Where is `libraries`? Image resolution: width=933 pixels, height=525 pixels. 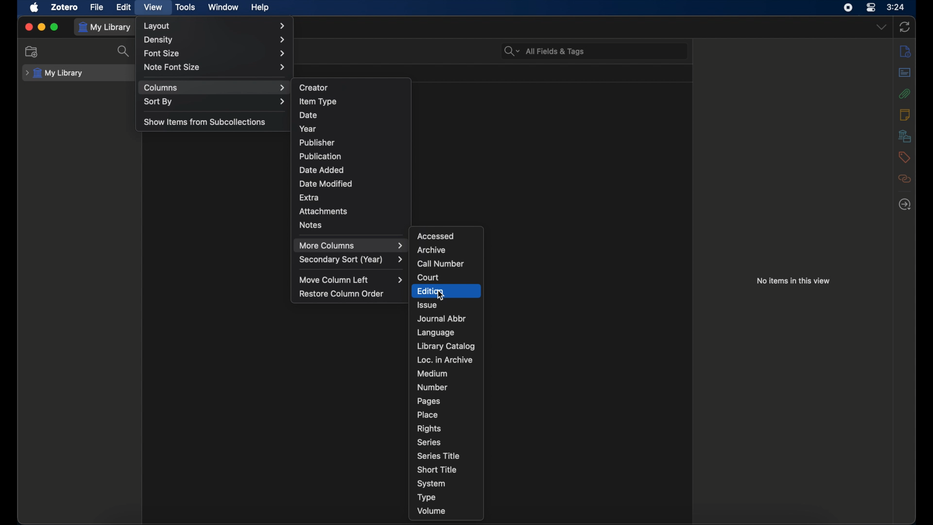 libraries is located at coordinates (904, 136).